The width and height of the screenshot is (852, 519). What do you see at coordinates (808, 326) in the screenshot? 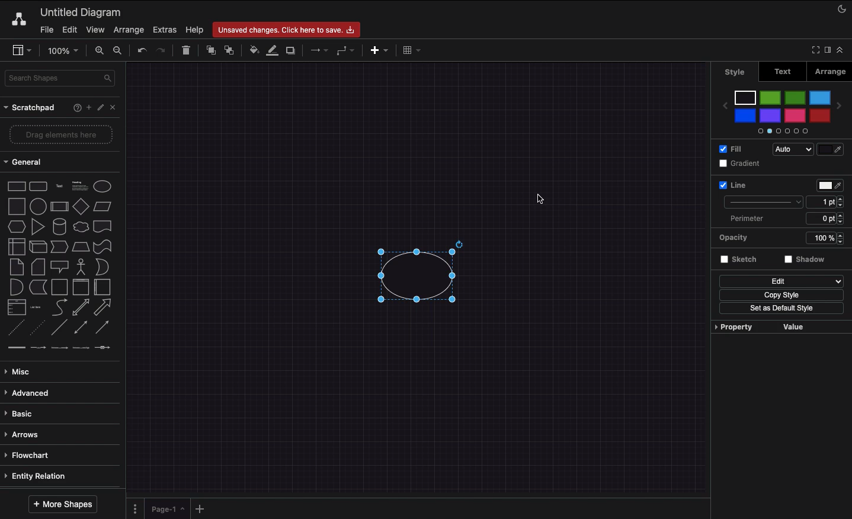
I see `value` at bounding box center [808, 326].